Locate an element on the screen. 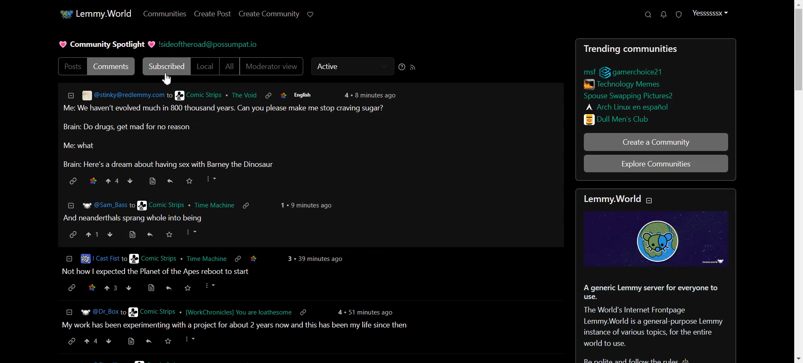 The image size is (803, 363). copy link is located at coordinates (304, 312).